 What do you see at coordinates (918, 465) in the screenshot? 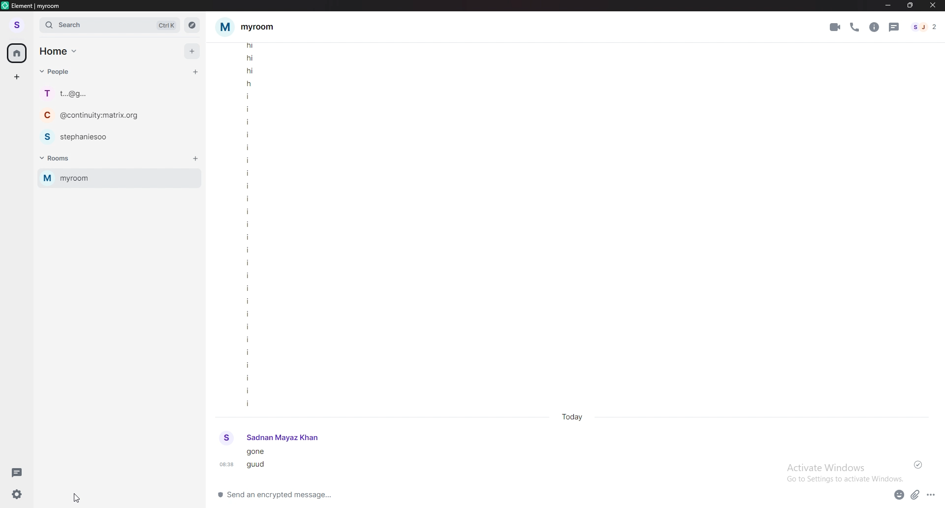
I see `delivered` at bounding box center [918, 465].